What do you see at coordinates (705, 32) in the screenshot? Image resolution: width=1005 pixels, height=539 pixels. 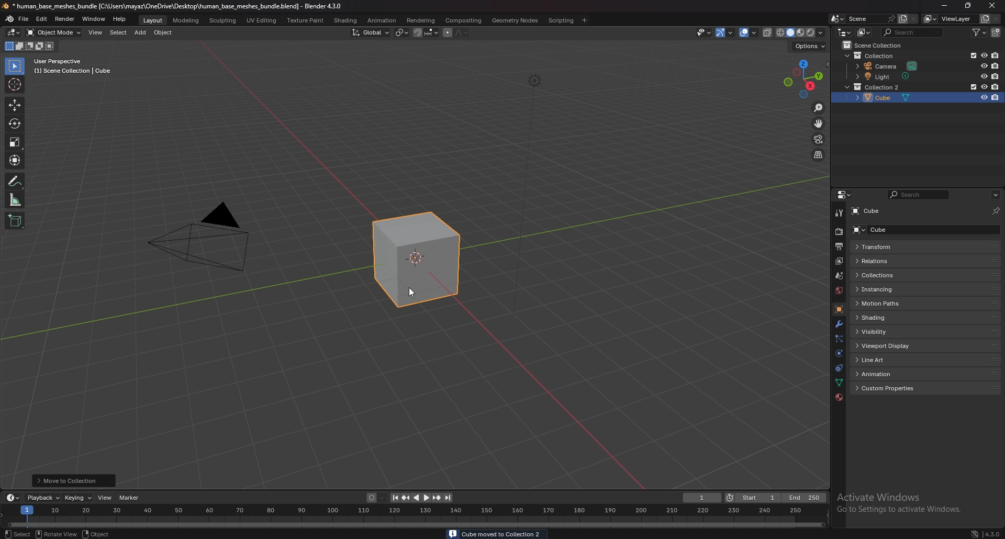 I see `selectibility and visibility` at bounding box center [705, 32].